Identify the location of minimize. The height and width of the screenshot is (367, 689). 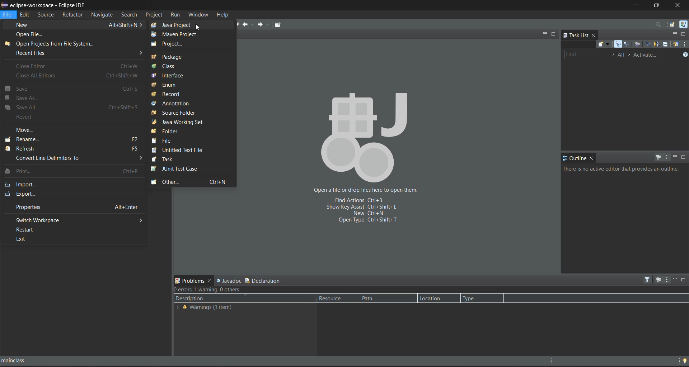
(635, 6).